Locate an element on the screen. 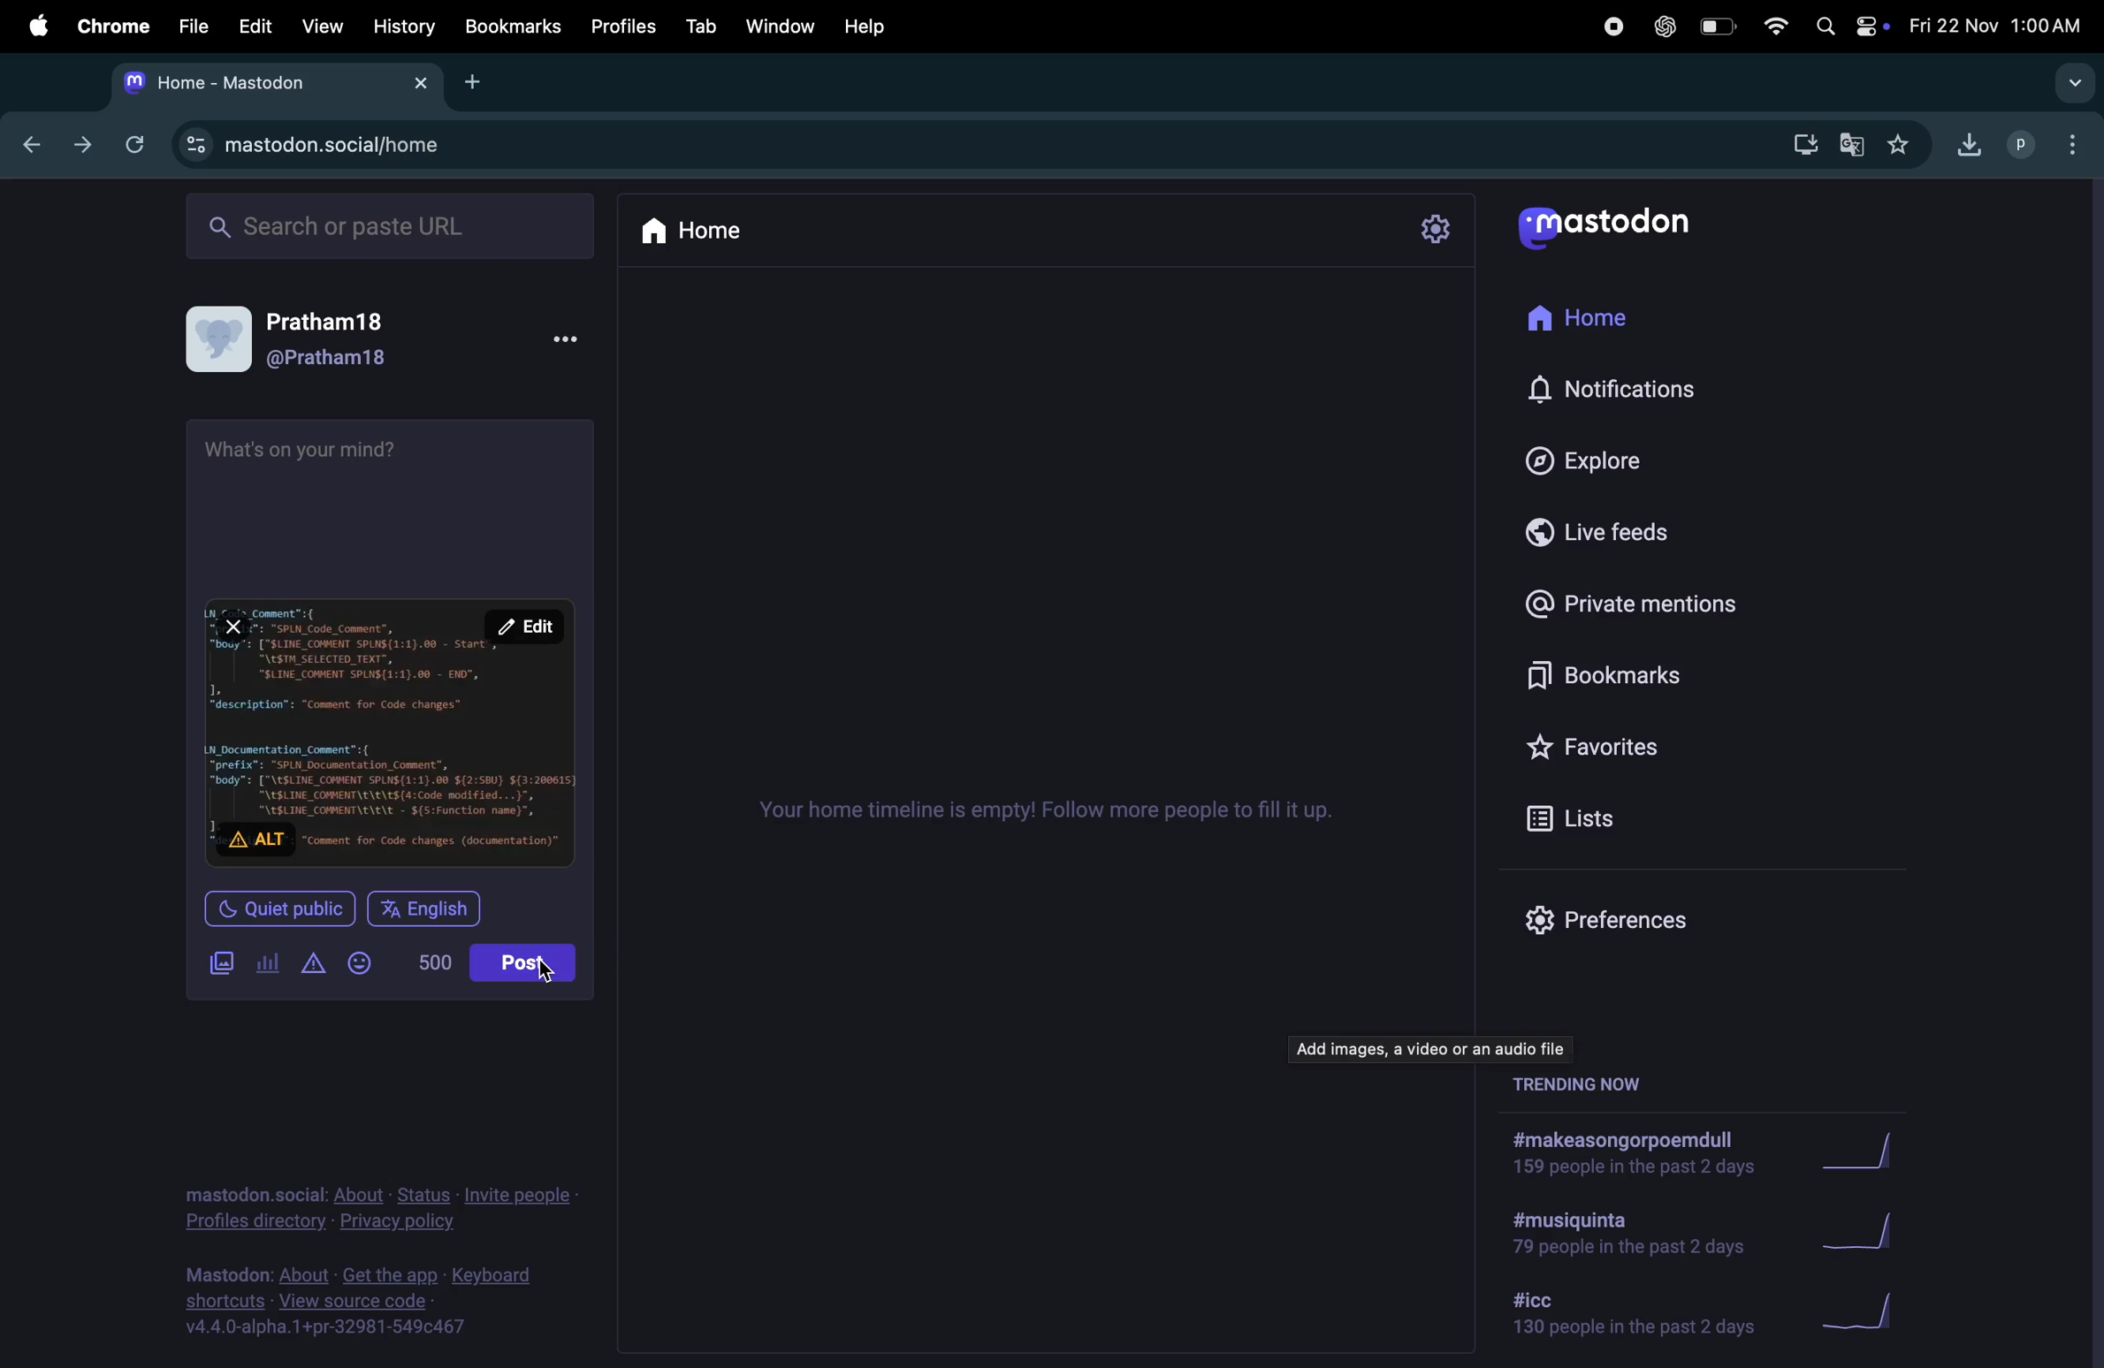 The image size is (2104, 1368). live feeds is located at coordinates (1631, 532).